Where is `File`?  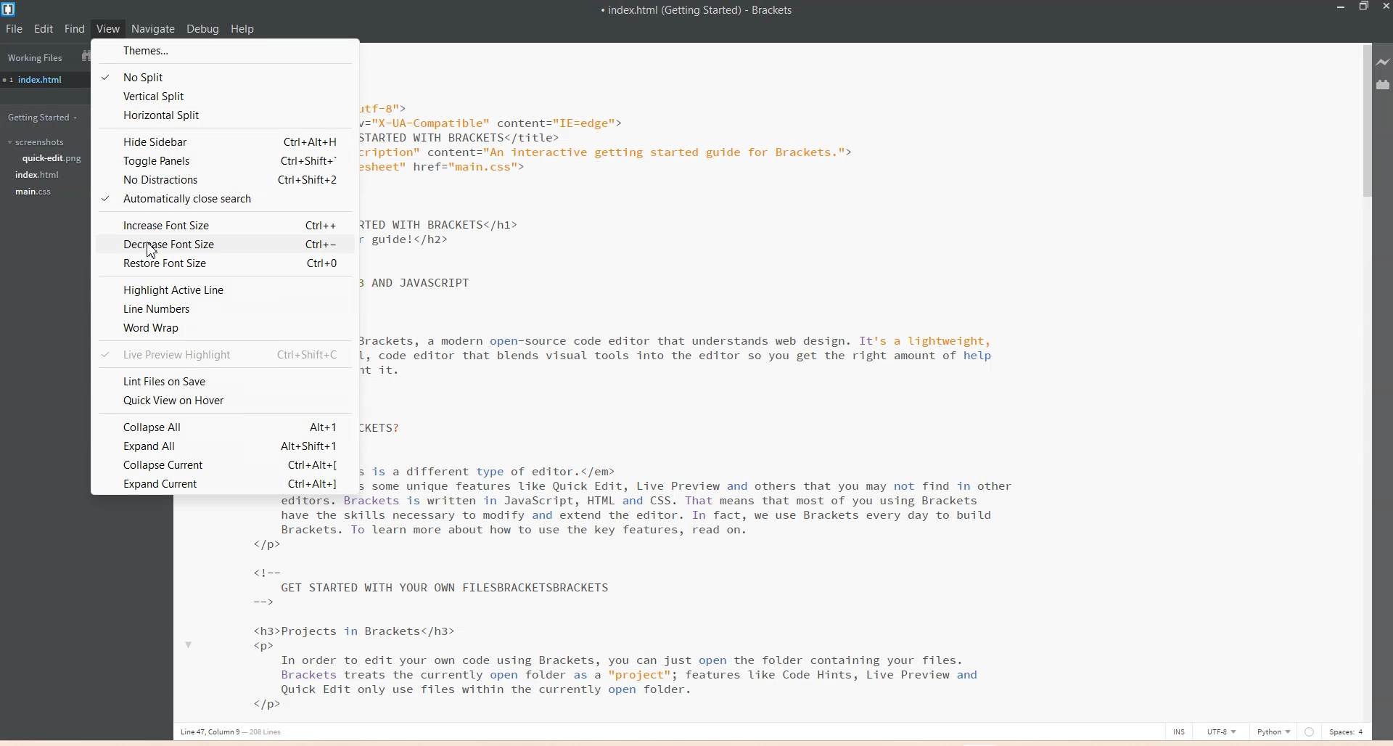
File is located at coordinates (15, 29).